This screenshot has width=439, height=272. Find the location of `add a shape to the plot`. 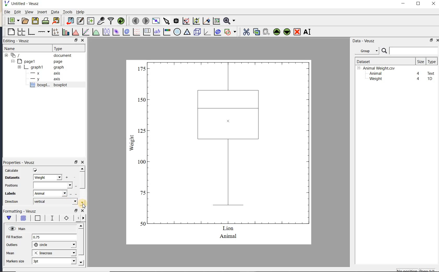

add a shape to the plot is located at coordinates (230, 32).